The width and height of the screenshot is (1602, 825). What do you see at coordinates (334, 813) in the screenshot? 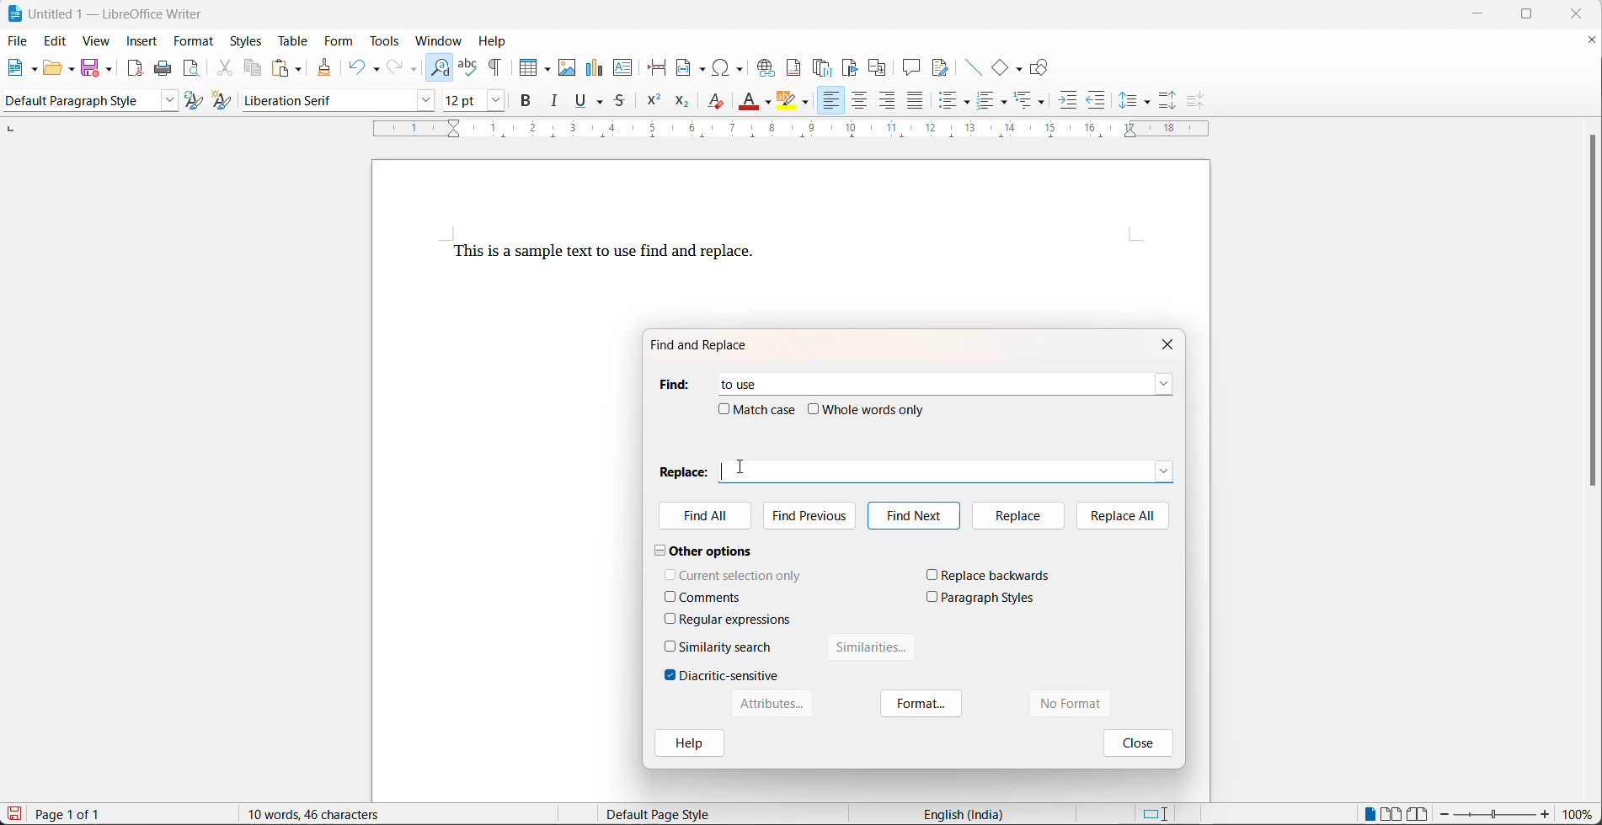
I see `10 words, 46 characters` at bounding box center [334, 813].